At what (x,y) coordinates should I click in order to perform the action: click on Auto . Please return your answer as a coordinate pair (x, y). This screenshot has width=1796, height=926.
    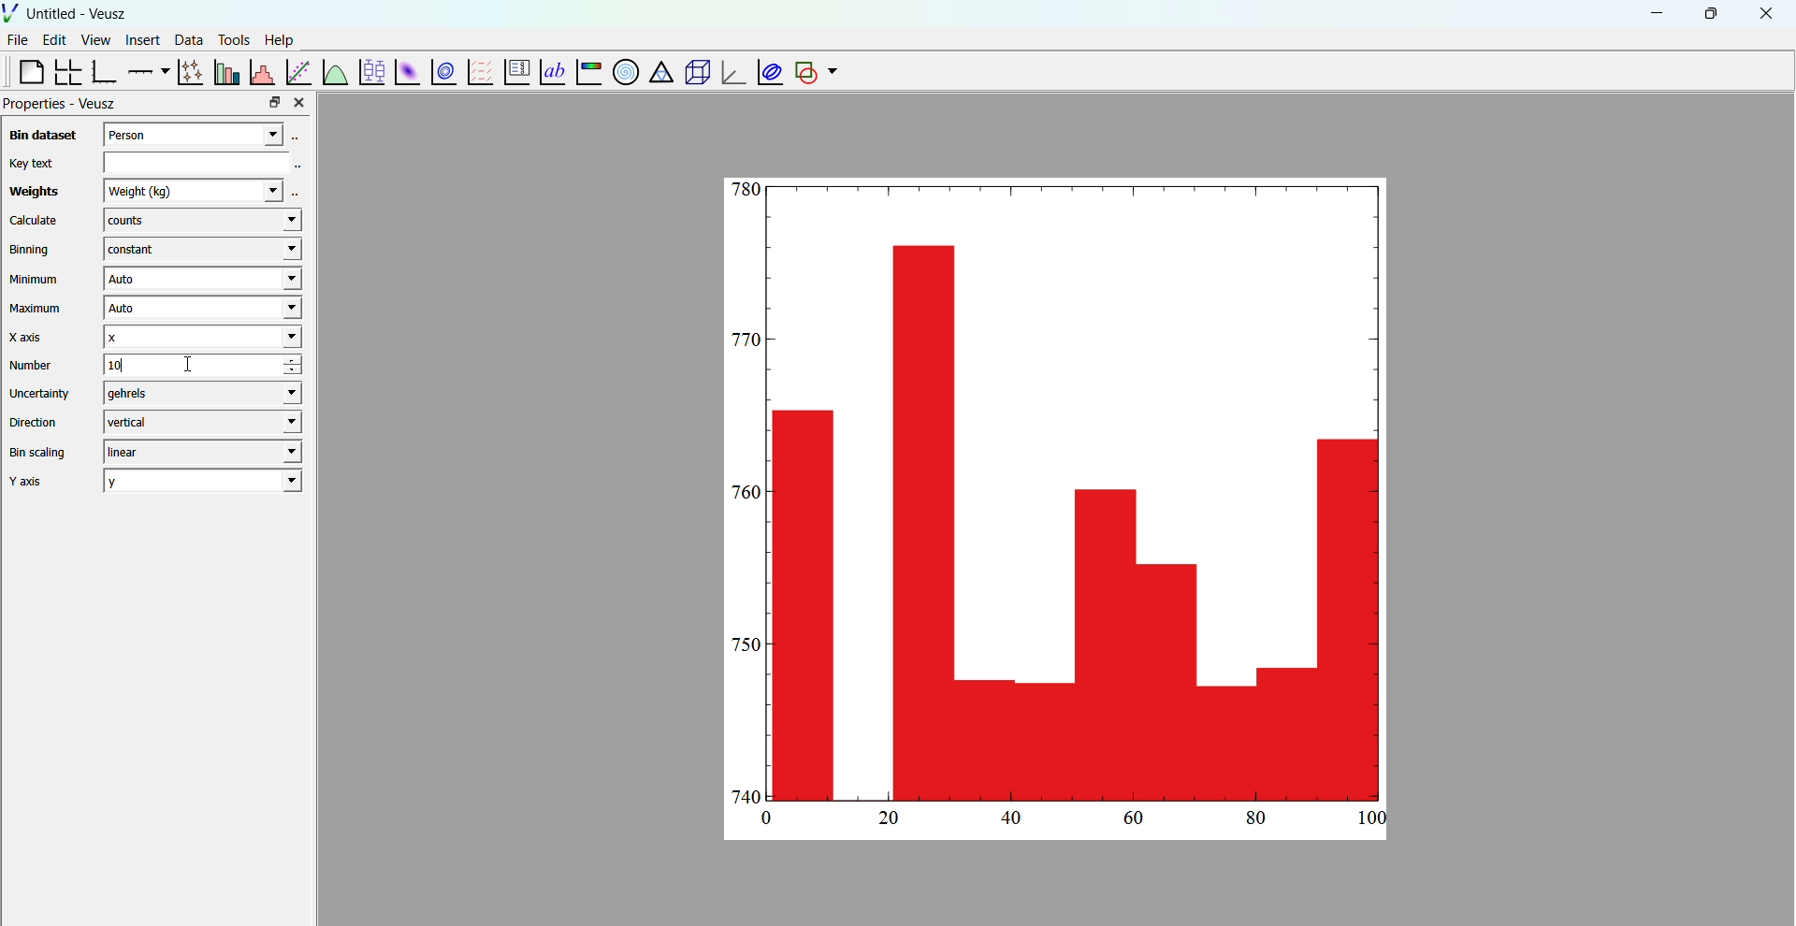
    Looking at the image, I should click on (199, 310).